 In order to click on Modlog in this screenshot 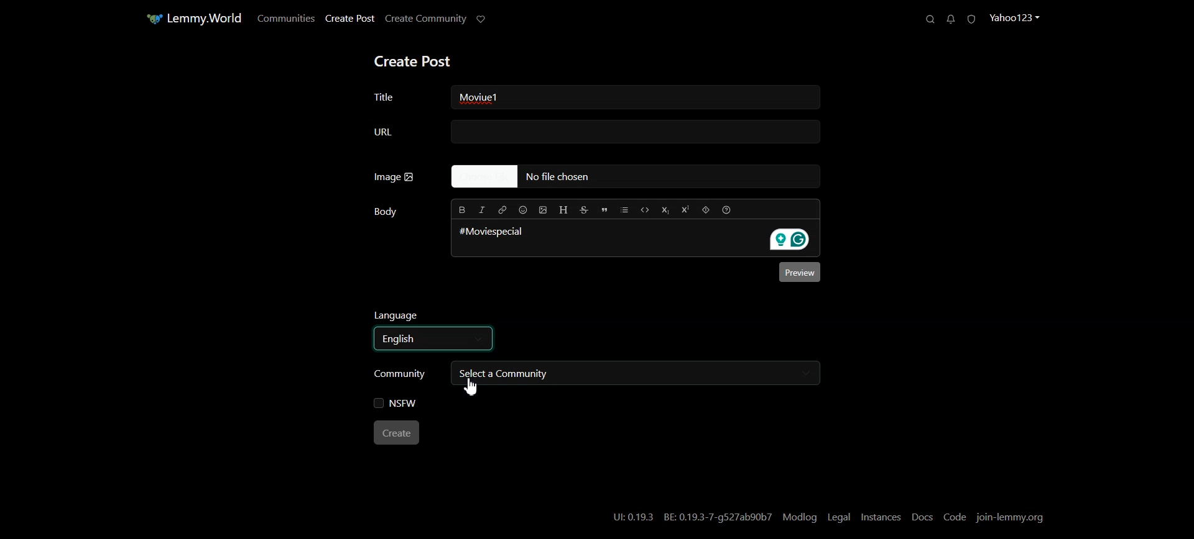, I will do `click(801, 517)`.